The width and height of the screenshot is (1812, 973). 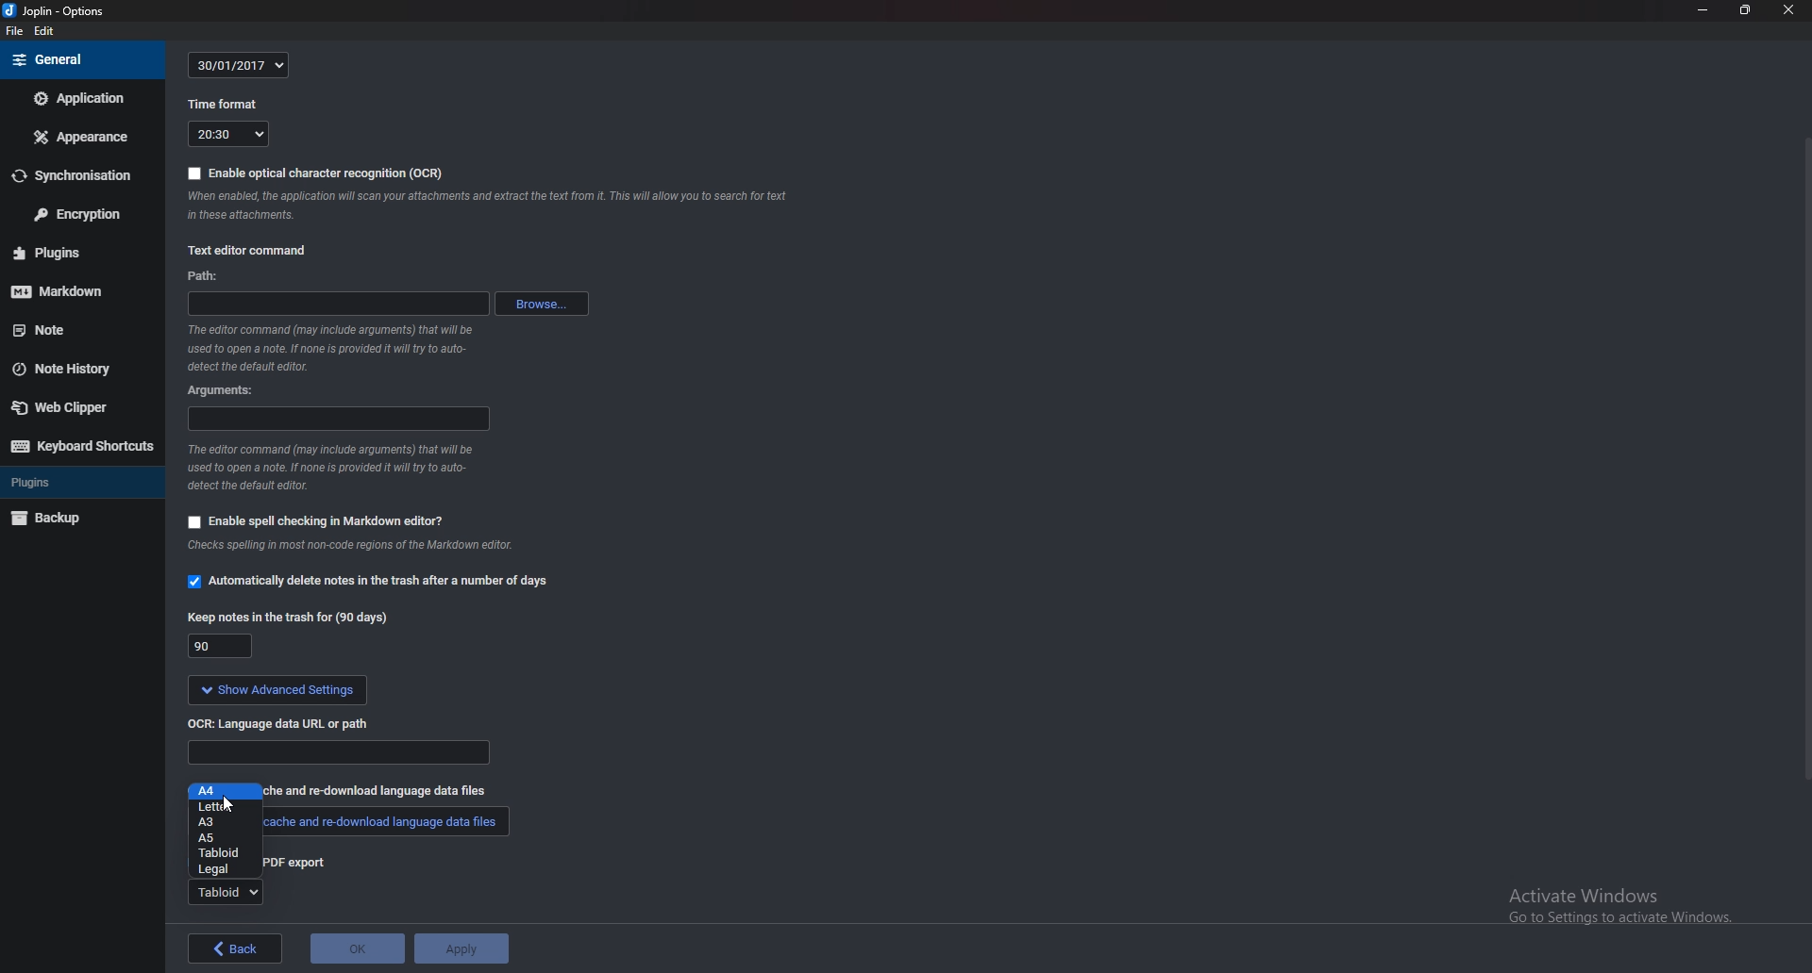 I want to click on 30/01/2017, so click(x=241, y=65).